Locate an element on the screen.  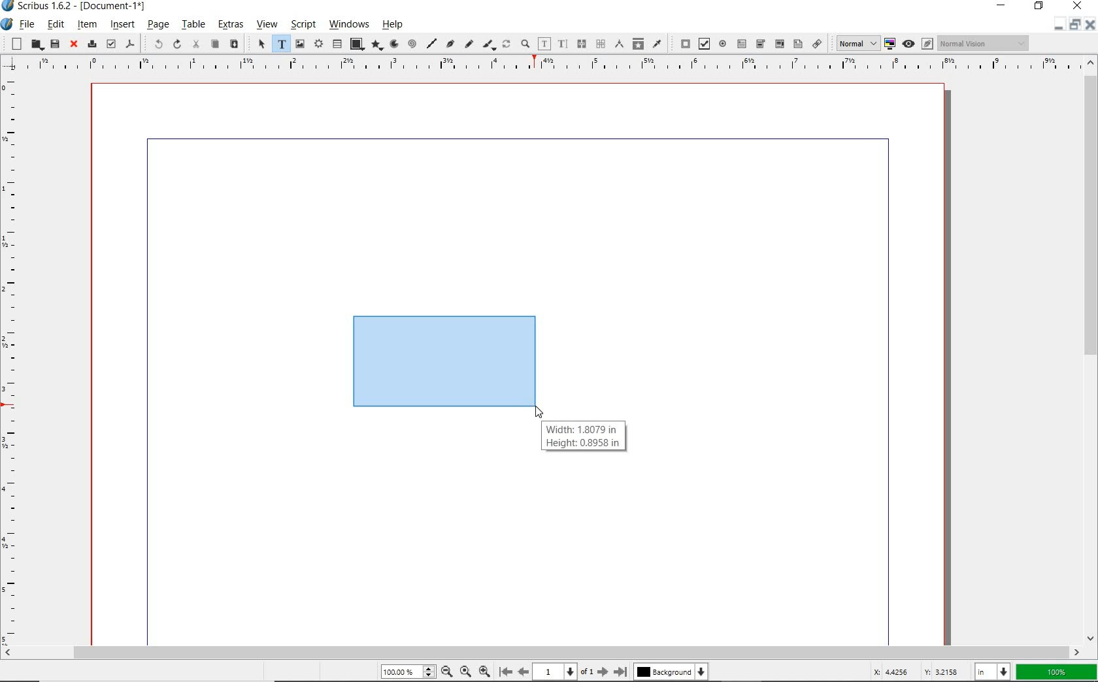
calligraphic line is located at coordinates (490, 45).